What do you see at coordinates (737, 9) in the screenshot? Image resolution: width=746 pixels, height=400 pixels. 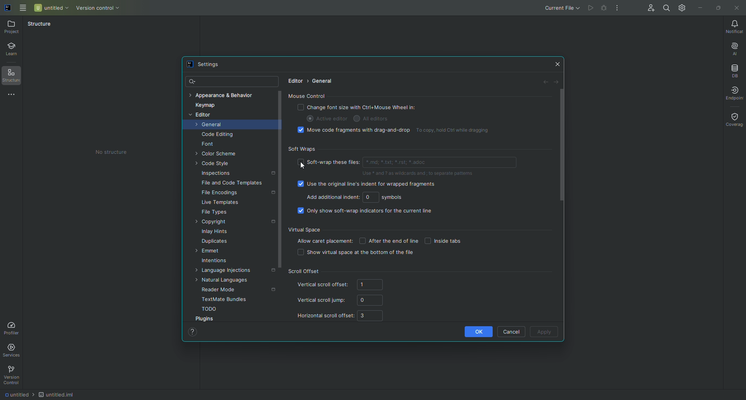 I see `Close` at bounding box center [737, 9].